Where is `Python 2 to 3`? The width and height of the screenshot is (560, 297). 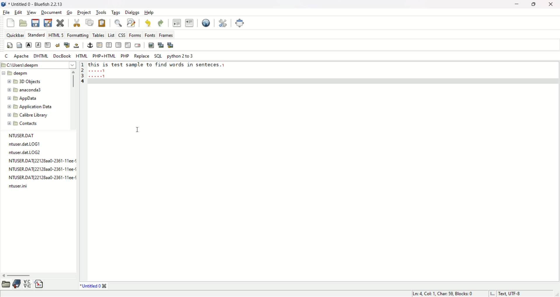
Python 2 to 3 is located at coordinates (183, 56).